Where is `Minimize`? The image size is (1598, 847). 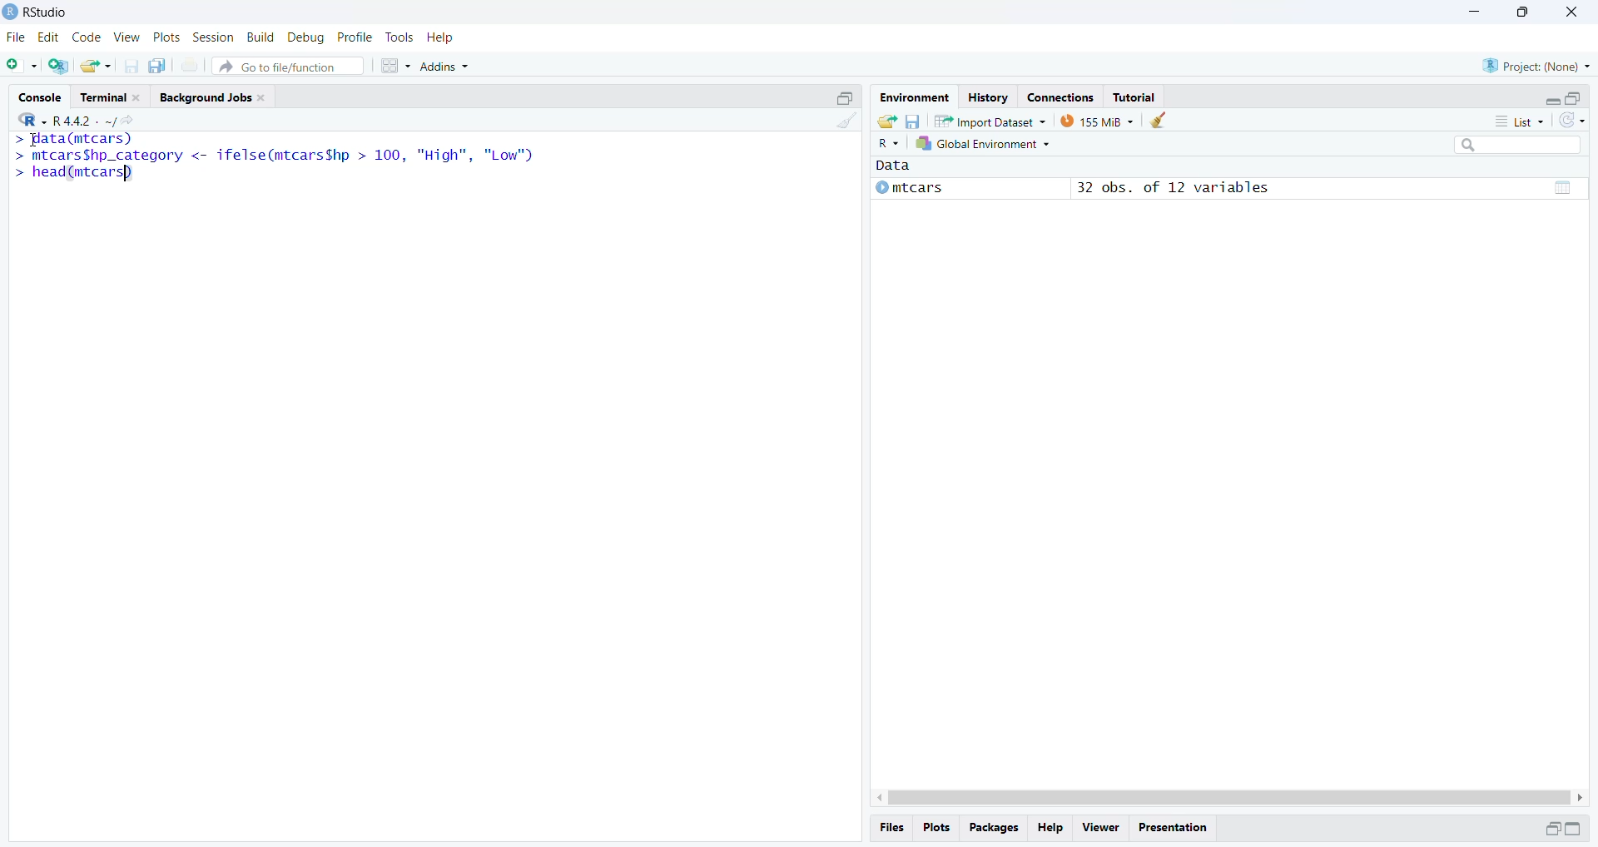 Minimize is located at coordinates (1548, 98).